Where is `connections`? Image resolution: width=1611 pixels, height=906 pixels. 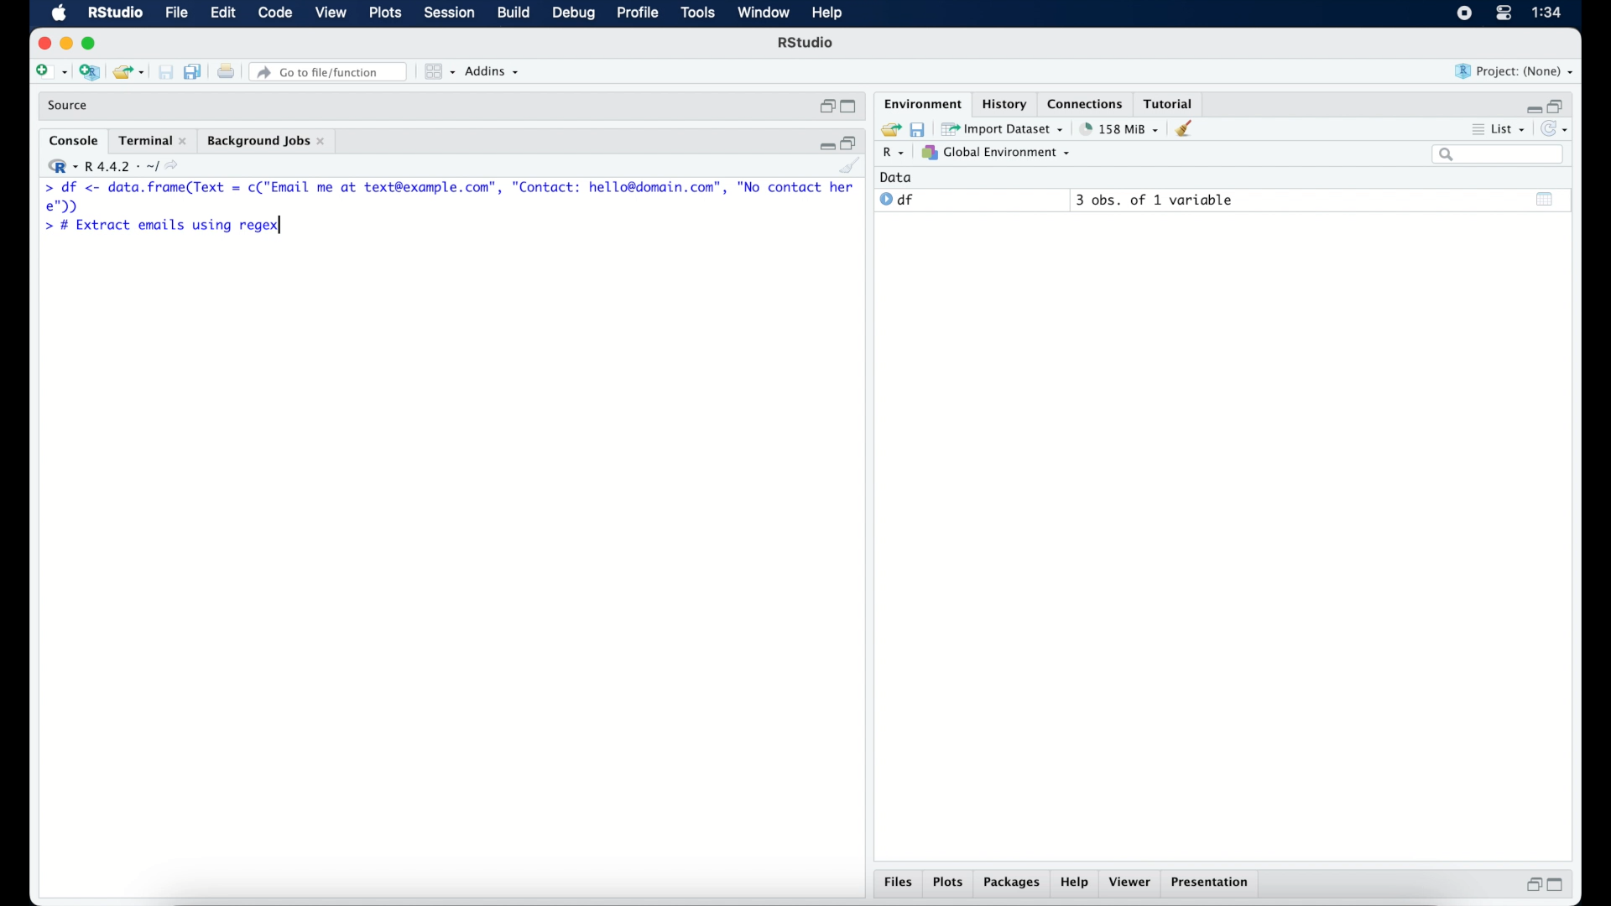 connections is located at coordinates (1087, 103).